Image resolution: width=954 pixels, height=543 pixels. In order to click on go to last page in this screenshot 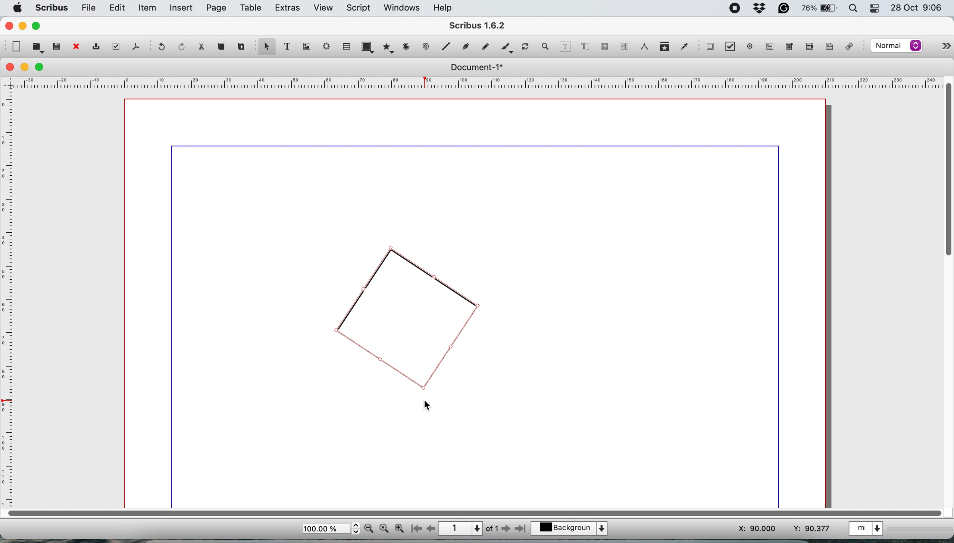, I will do `click(522, 530)`.